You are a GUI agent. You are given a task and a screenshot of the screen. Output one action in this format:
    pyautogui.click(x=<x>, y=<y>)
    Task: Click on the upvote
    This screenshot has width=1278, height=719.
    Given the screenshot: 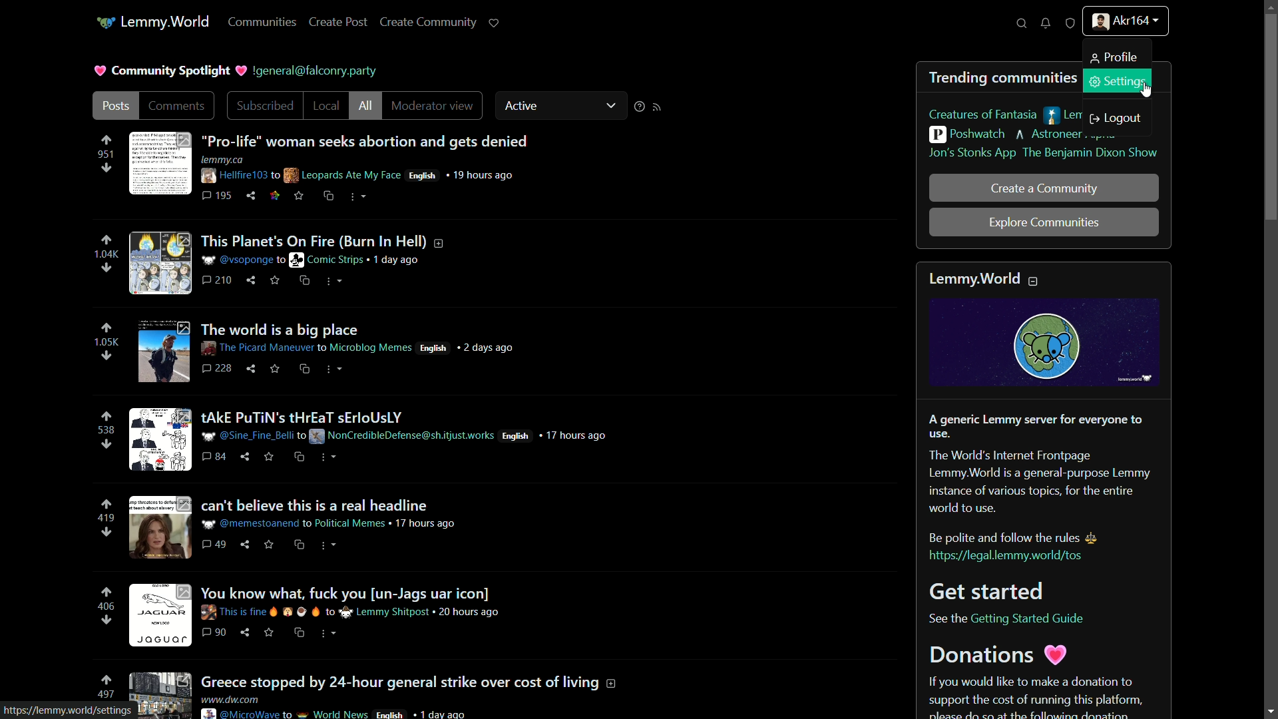 What is the action you would take?
    pyautogui.click(x=106, y=140)
    